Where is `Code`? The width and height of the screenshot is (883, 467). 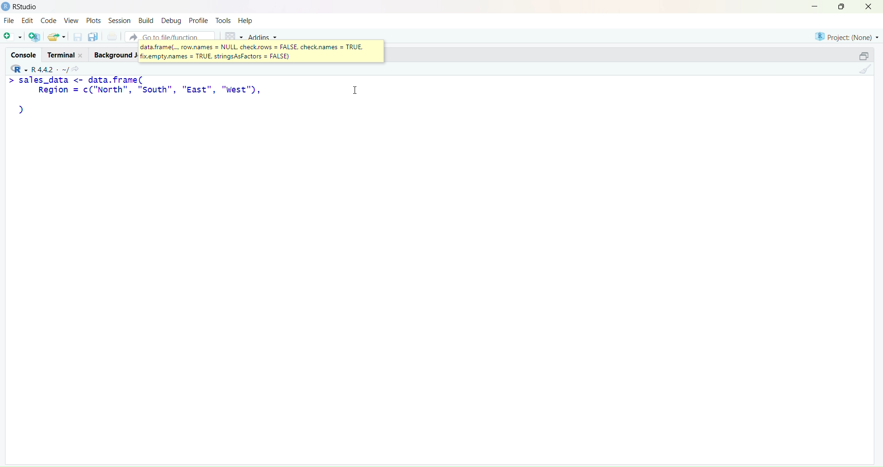
Code is located at coordinates (49, 21).